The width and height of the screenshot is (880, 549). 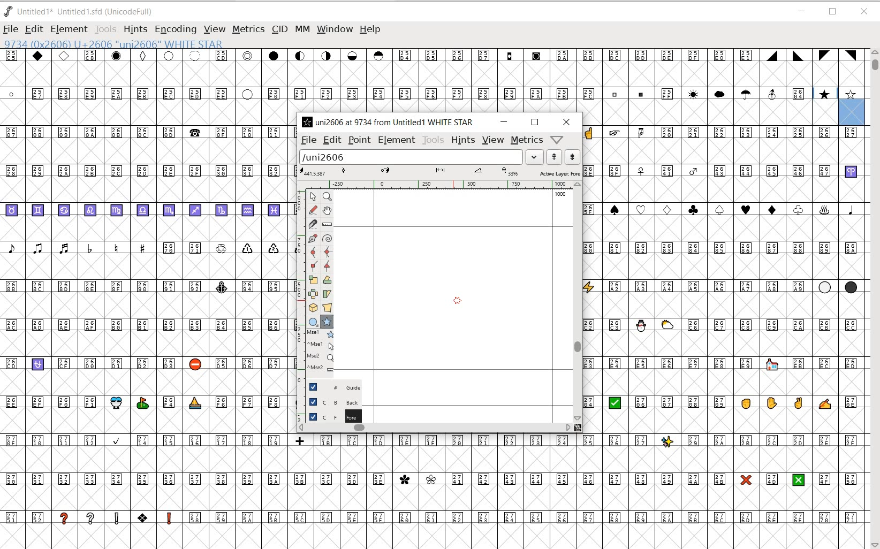 I want to click on TOOLS, so click(x=107, y=29).